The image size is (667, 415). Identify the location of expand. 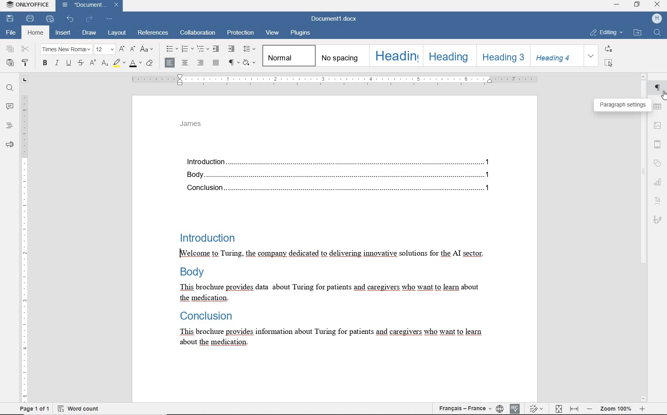
(590, 56).